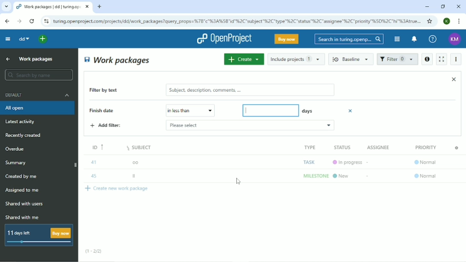  I want to click on Site address, so click(237, 20).